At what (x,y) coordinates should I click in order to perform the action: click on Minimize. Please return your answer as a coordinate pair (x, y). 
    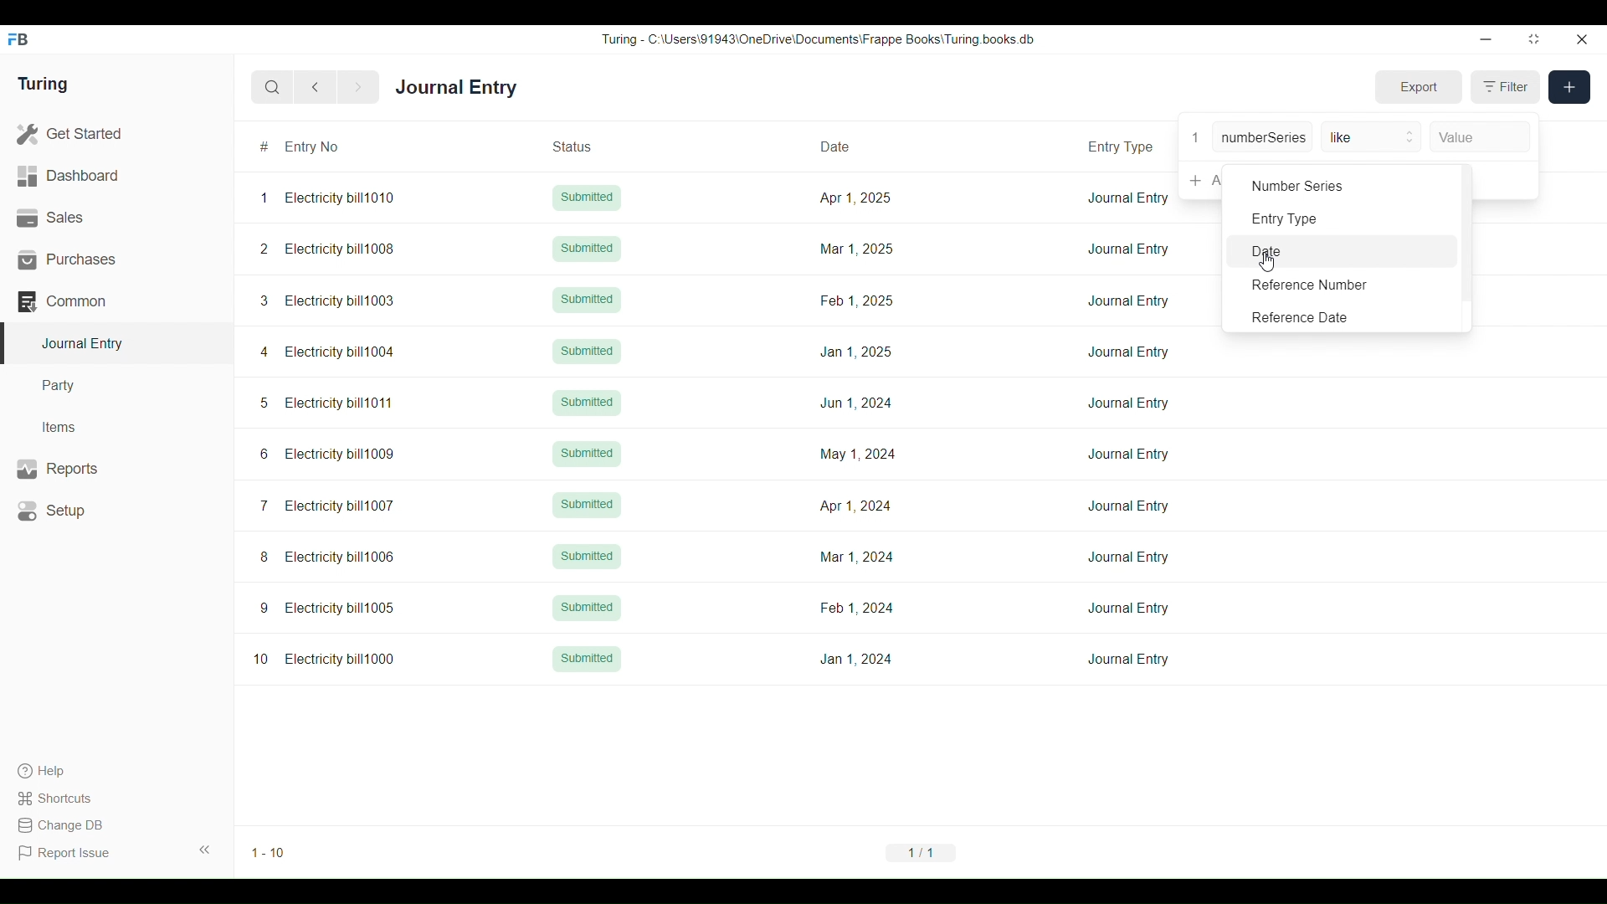
    Looking at the image, I should click on (1486, 39).